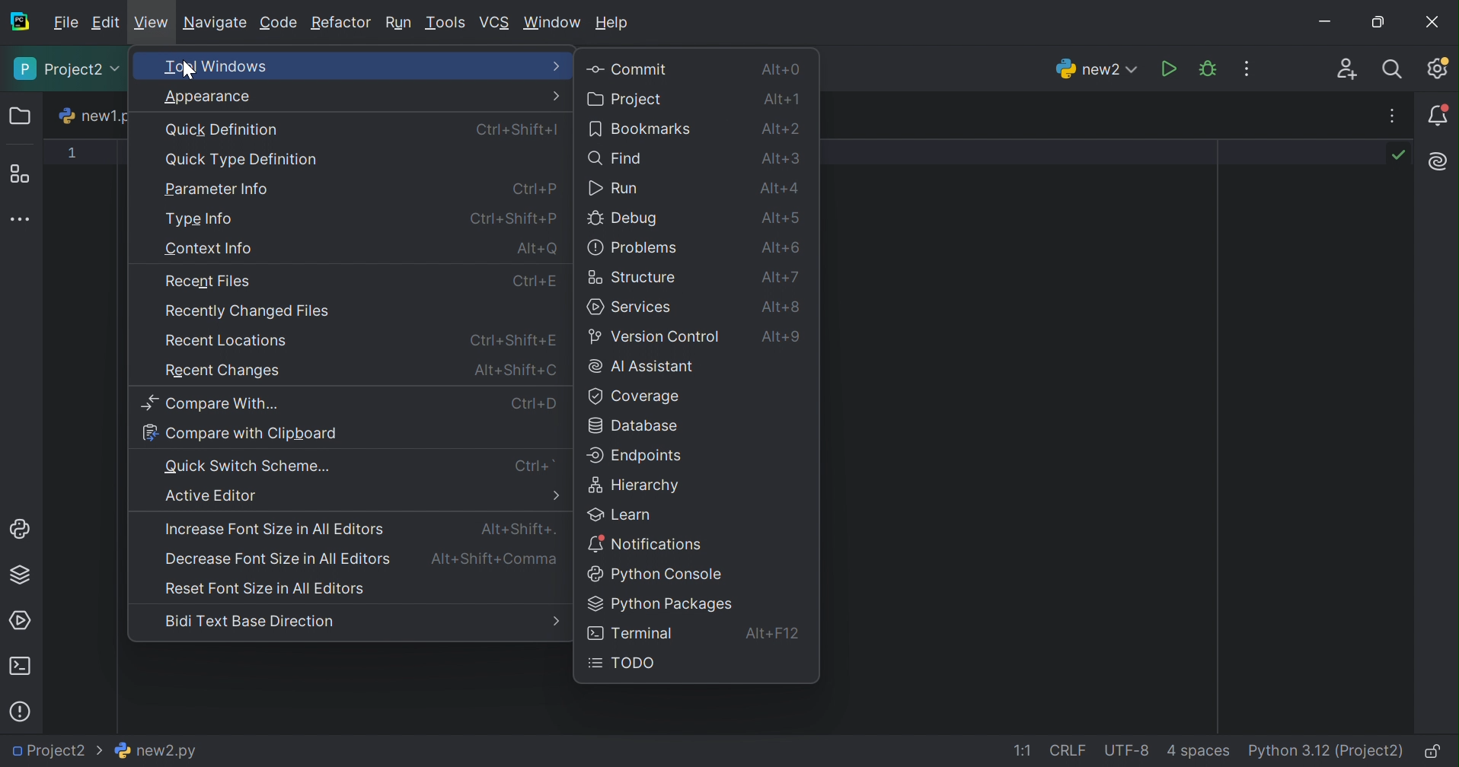 This screenshot has height=767, width=1459. What do you see at coordinates (628, 68) in the screenshot?
I see `Commit` at bounding box center [628, 68].